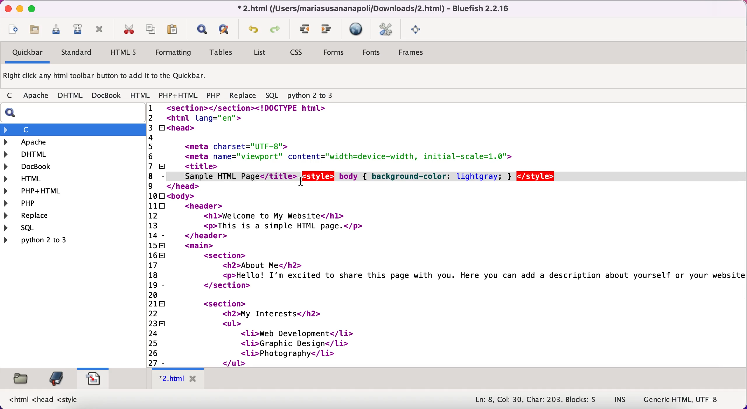  What do you see at coordinates (37, 31) in the screenshot?
I see `open file ` at bounding box center [37, 31].